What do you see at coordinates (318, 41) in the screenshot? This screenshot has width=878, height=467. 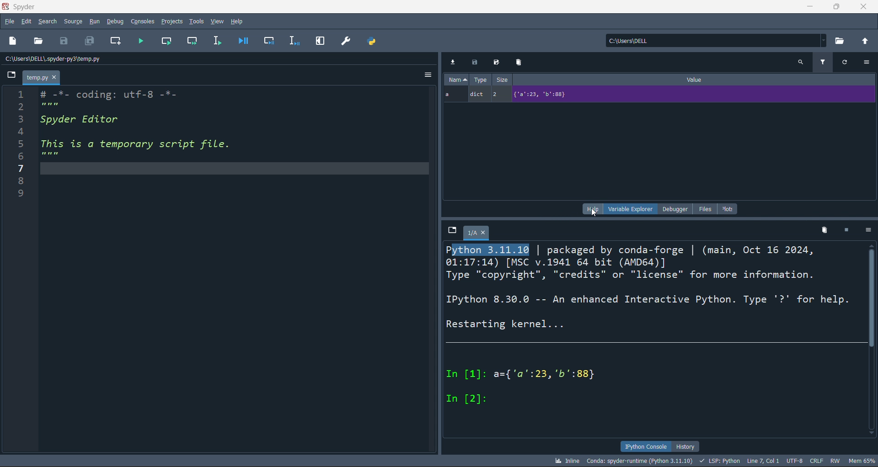 I see `expand pane` at bounding box center [318, 41].